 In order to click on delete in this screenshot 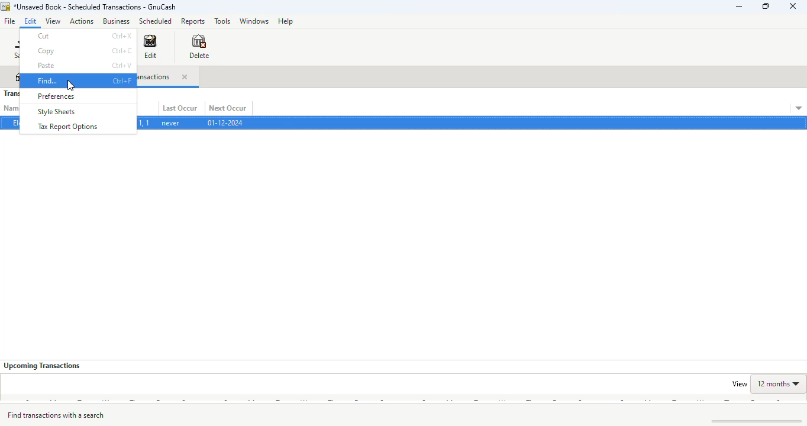, I will do `click(199, 47)`.